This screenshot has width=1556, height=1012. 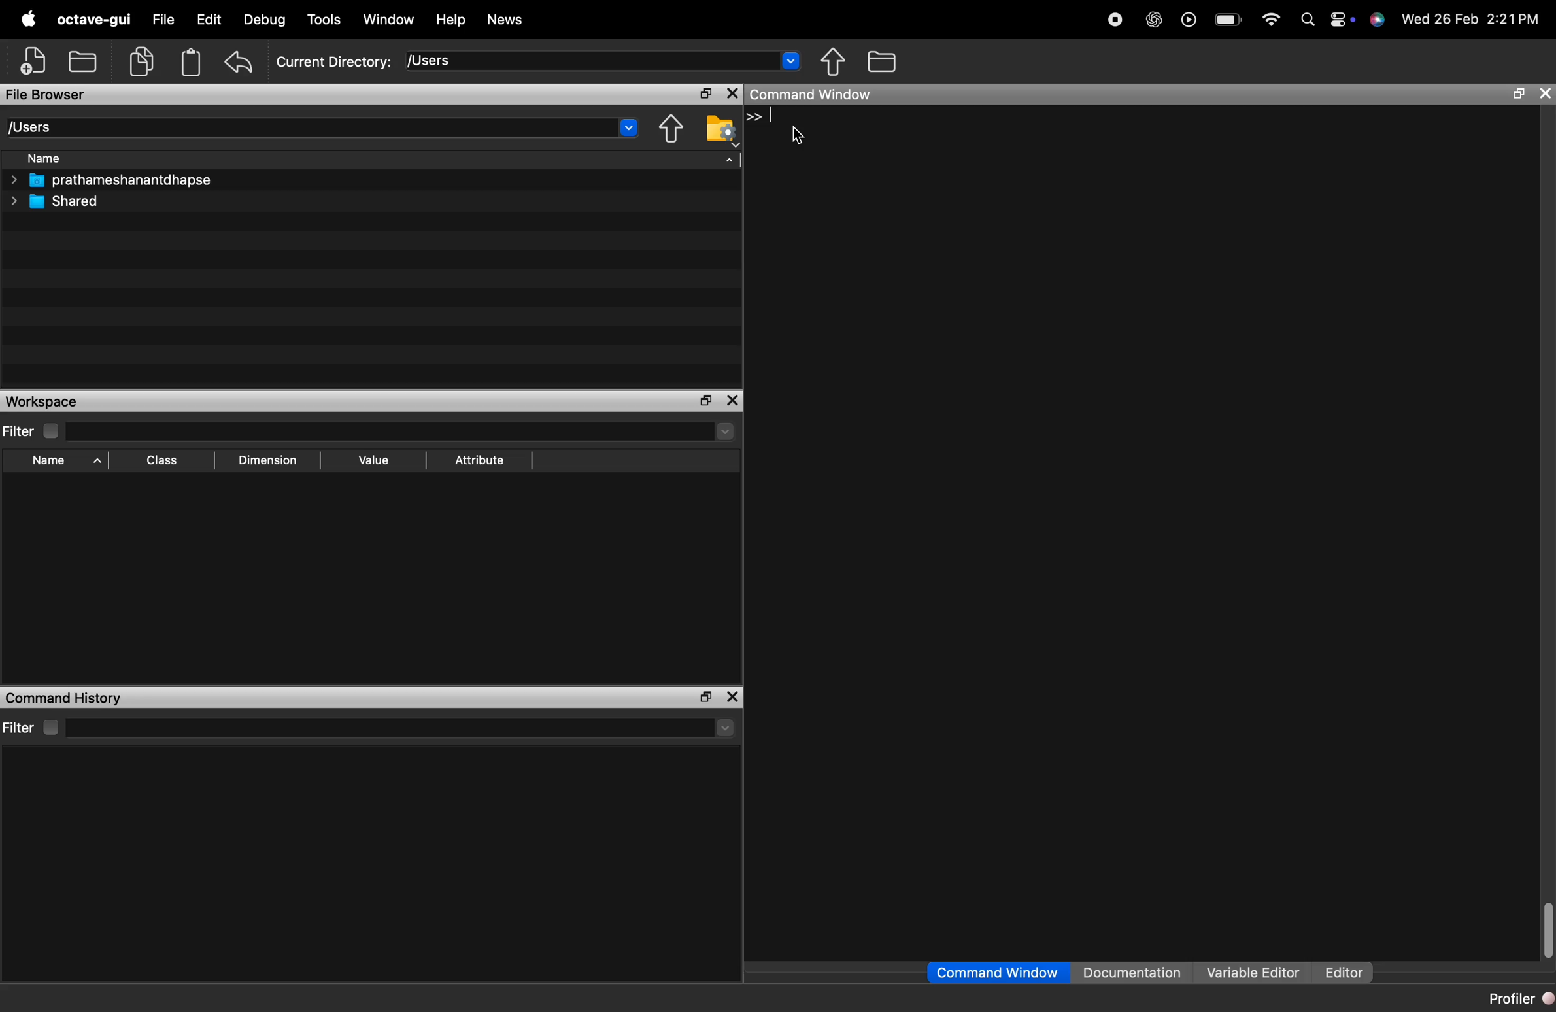 What do you see at coordinates (1232, 14) in the screenshot?
I see `battery` at bounding box center [1232, 14].